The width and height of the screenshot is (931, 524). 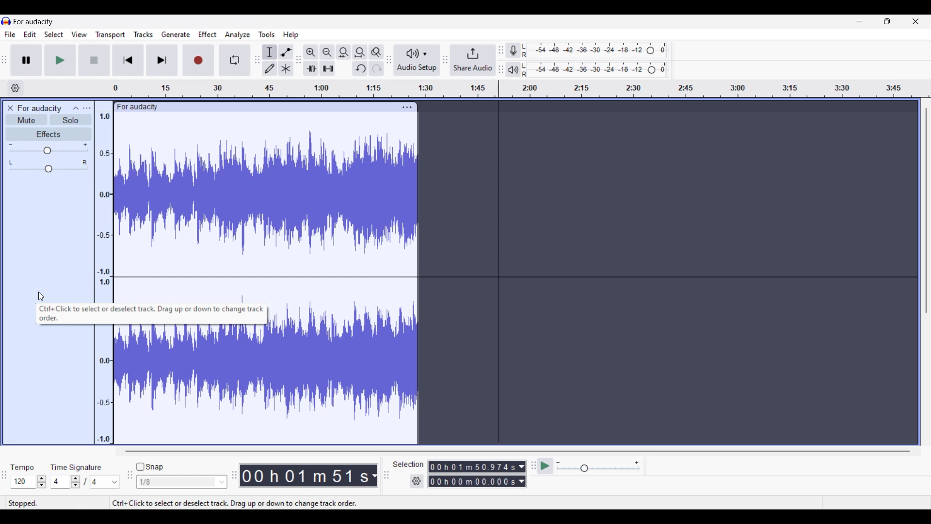 I want to click on Pan slider, so click(x=48, y=166).